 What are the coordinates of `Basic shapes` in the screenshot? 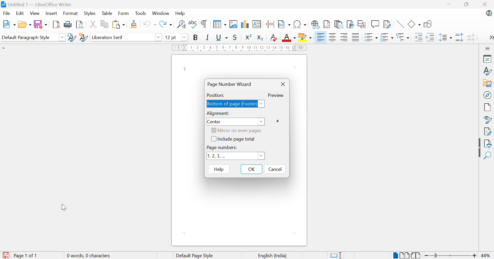 It's located at (414, 25).